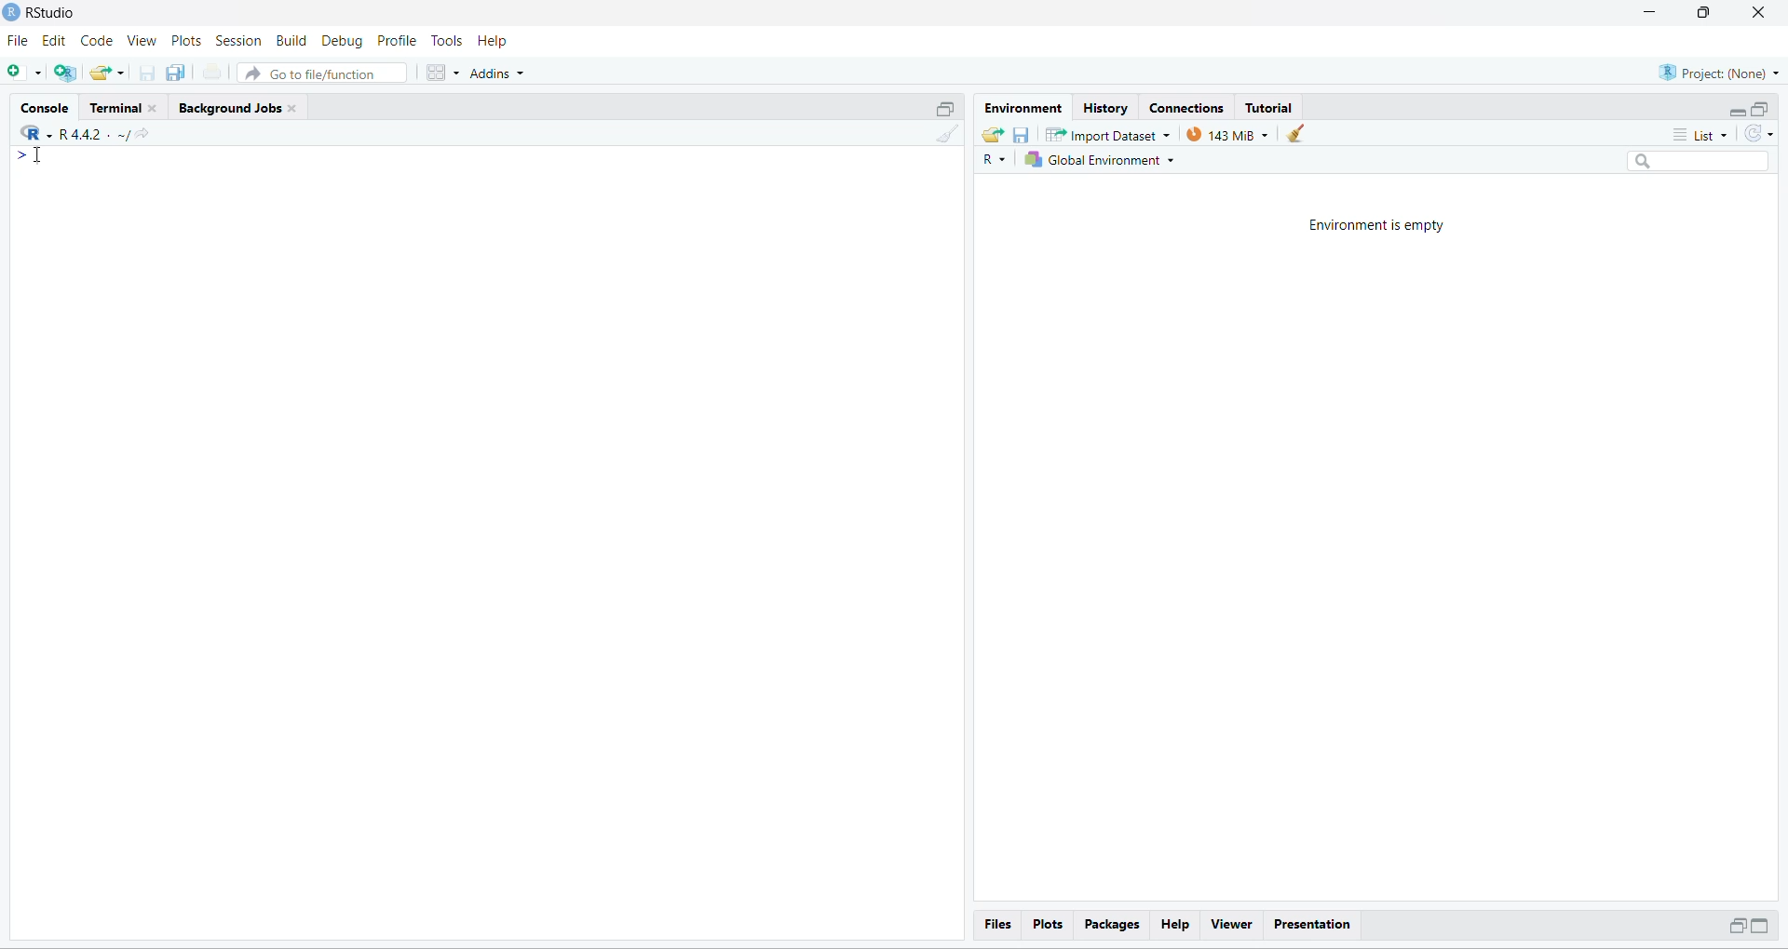 Image resolution: width=1788 pixels, height=949 pixels. Describe the element at coordinates (1312, 926) in the screenshot. I see `Presentation ` at that location.